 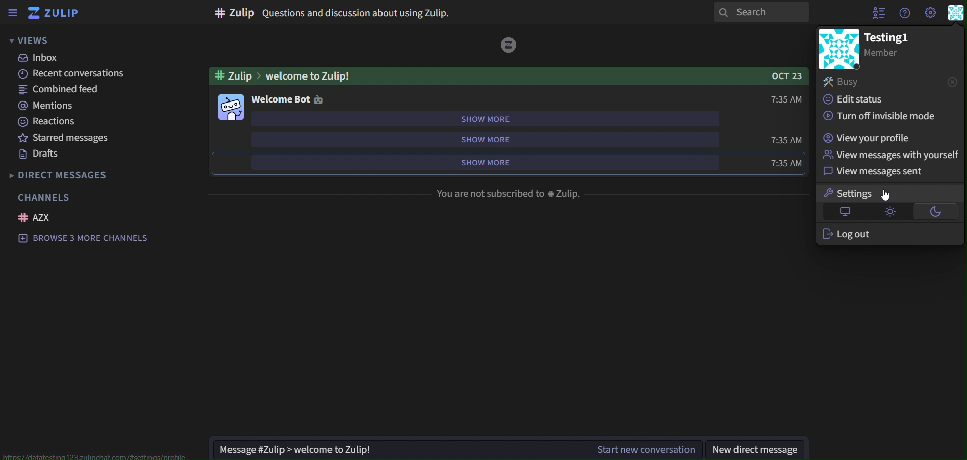 I want to click on directmessages, so click(x=78, y=175).